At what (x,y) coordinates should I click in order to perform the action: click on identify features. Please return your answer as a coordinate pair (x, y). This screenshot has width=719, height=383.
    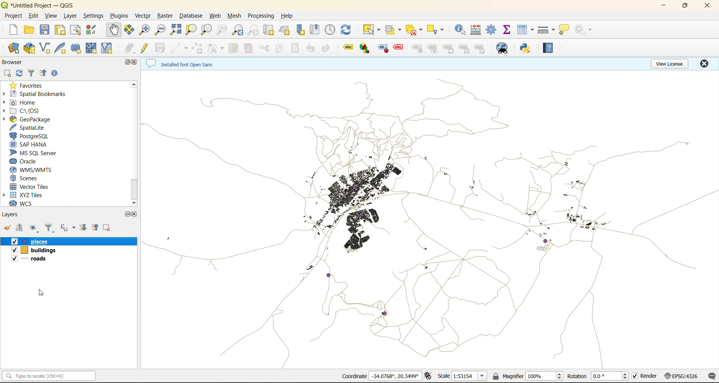
    Looking at the image, I should click on (463, 30).